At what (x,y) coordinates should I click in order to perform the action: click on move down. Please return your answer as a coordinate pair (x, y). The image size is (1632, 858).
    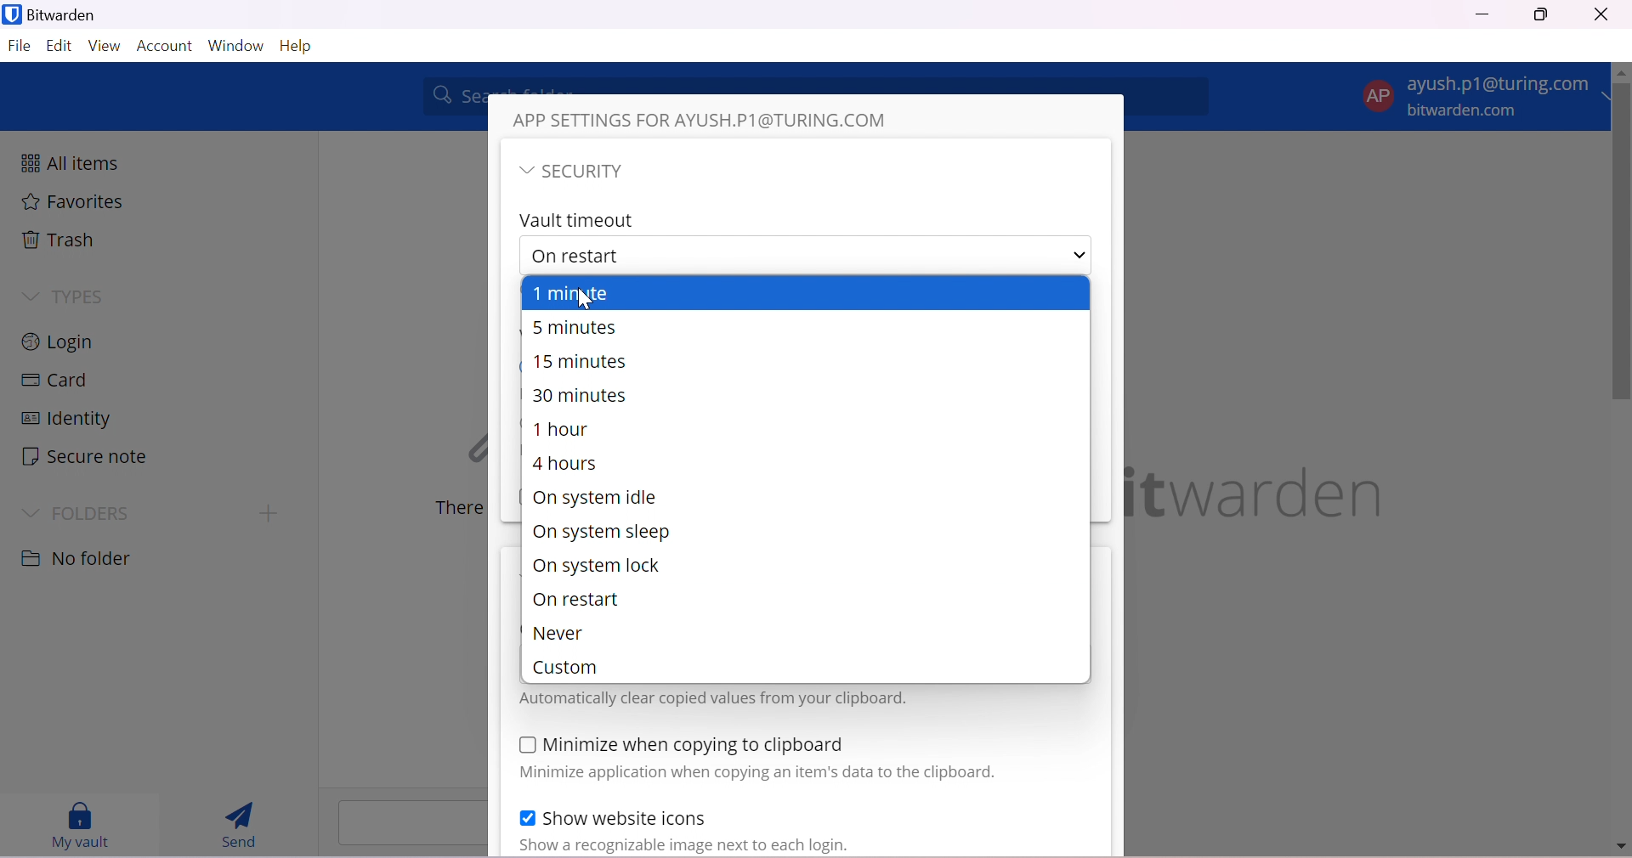
    Looking at the image, I should click on (1620, 848).